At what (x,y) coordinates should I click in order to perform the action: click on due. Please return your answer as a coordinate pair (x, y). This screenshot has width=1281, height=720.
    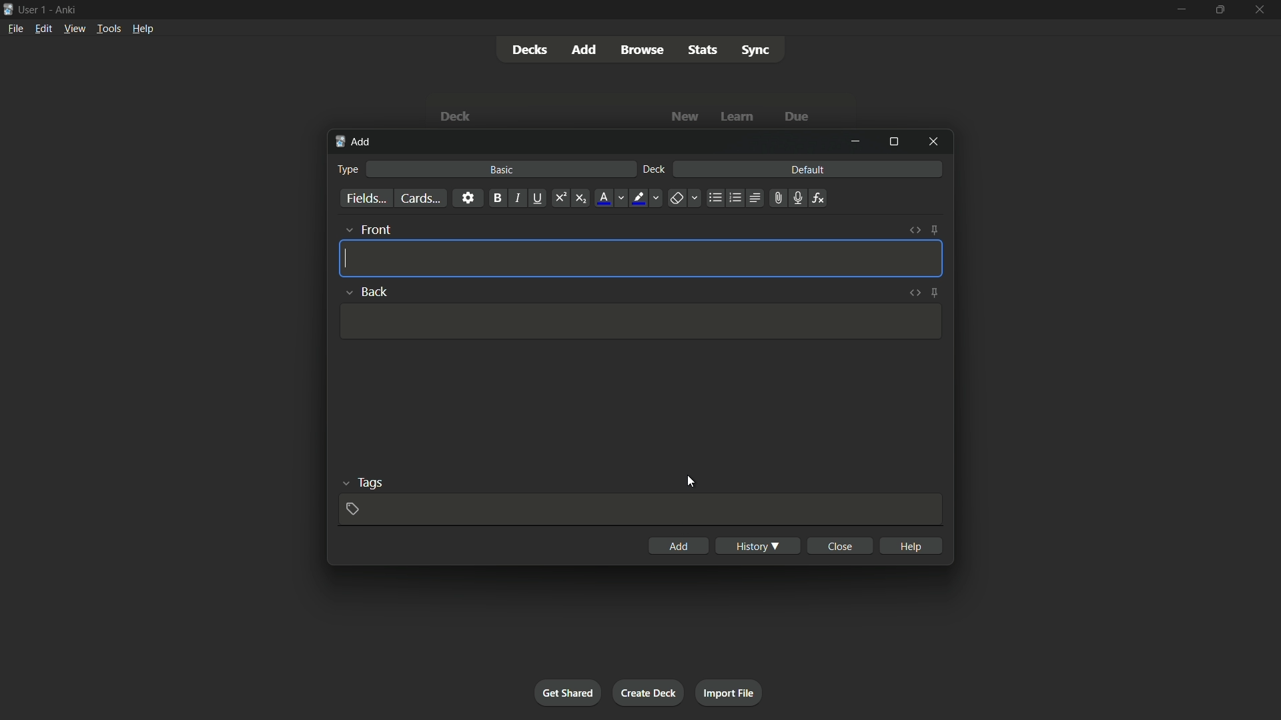
    Looking at the image, I should click on (799, 115).